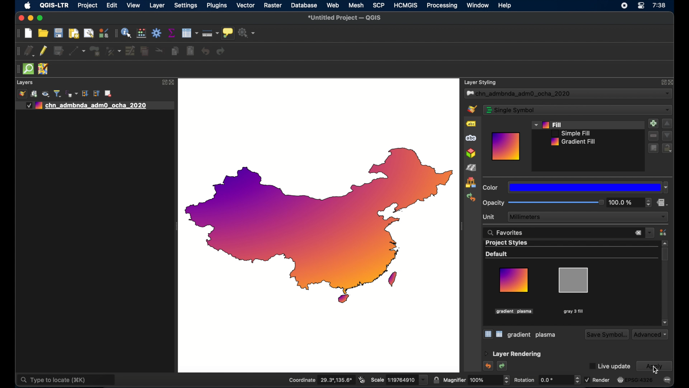 Image resolution: width=689 pixels, height=388 pixels. Describe the element at coordinates (191, 51) in the screenshot. I see `paste features` at that location.